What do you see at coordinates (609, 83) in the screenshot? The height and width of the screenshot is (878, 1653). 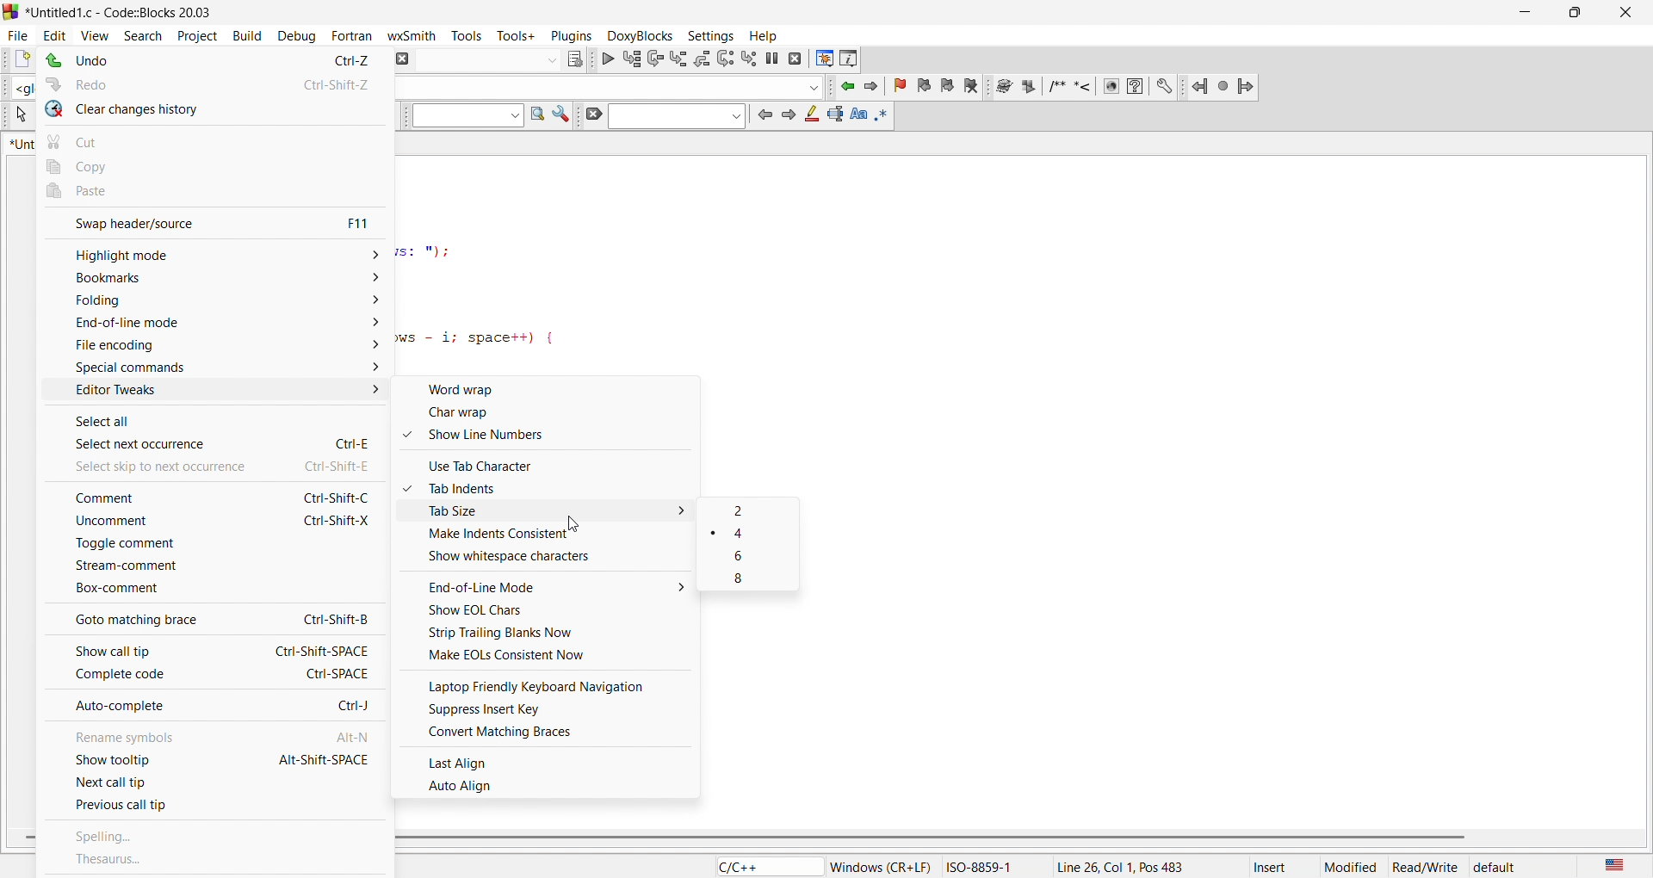 I see `input box` at bounding box center [609, 83].